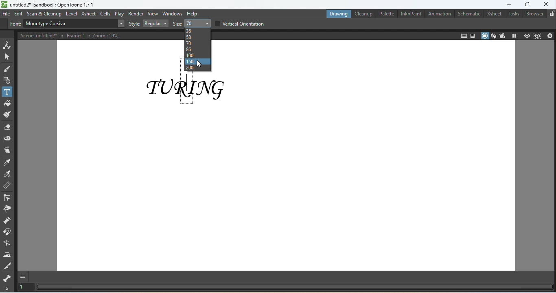 This screenshot has height=293, width=556. What do you see at coordinates (526, 35) in the screenshot?
I see `Preview` at bounding box center [526, 35].